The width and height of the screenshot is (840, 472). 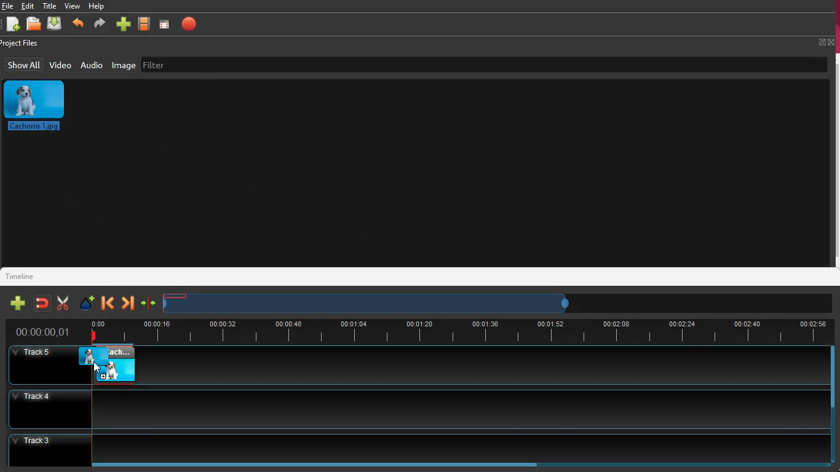 What do you see at coordinates (34, 24) in the screenshot?
I see `open files` at bounding box center [34, 24].